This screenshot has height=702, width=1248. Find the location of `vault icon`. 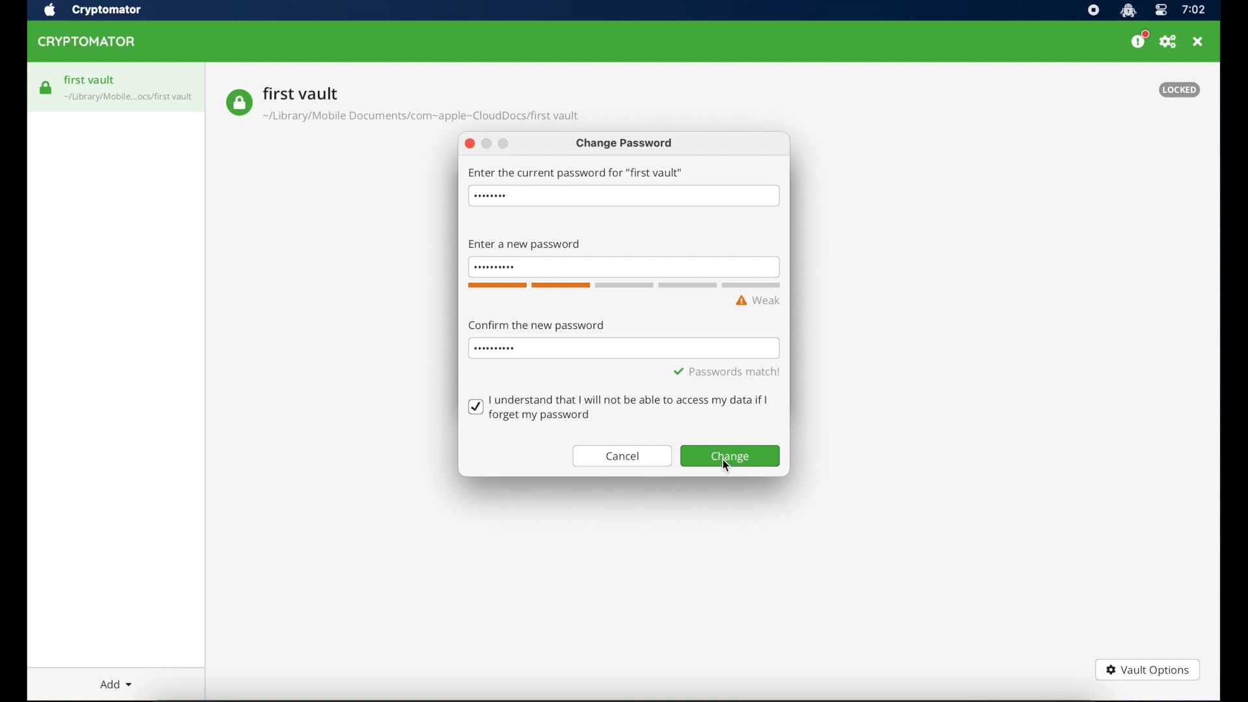

vault icon is located at coordinates (46, 88).